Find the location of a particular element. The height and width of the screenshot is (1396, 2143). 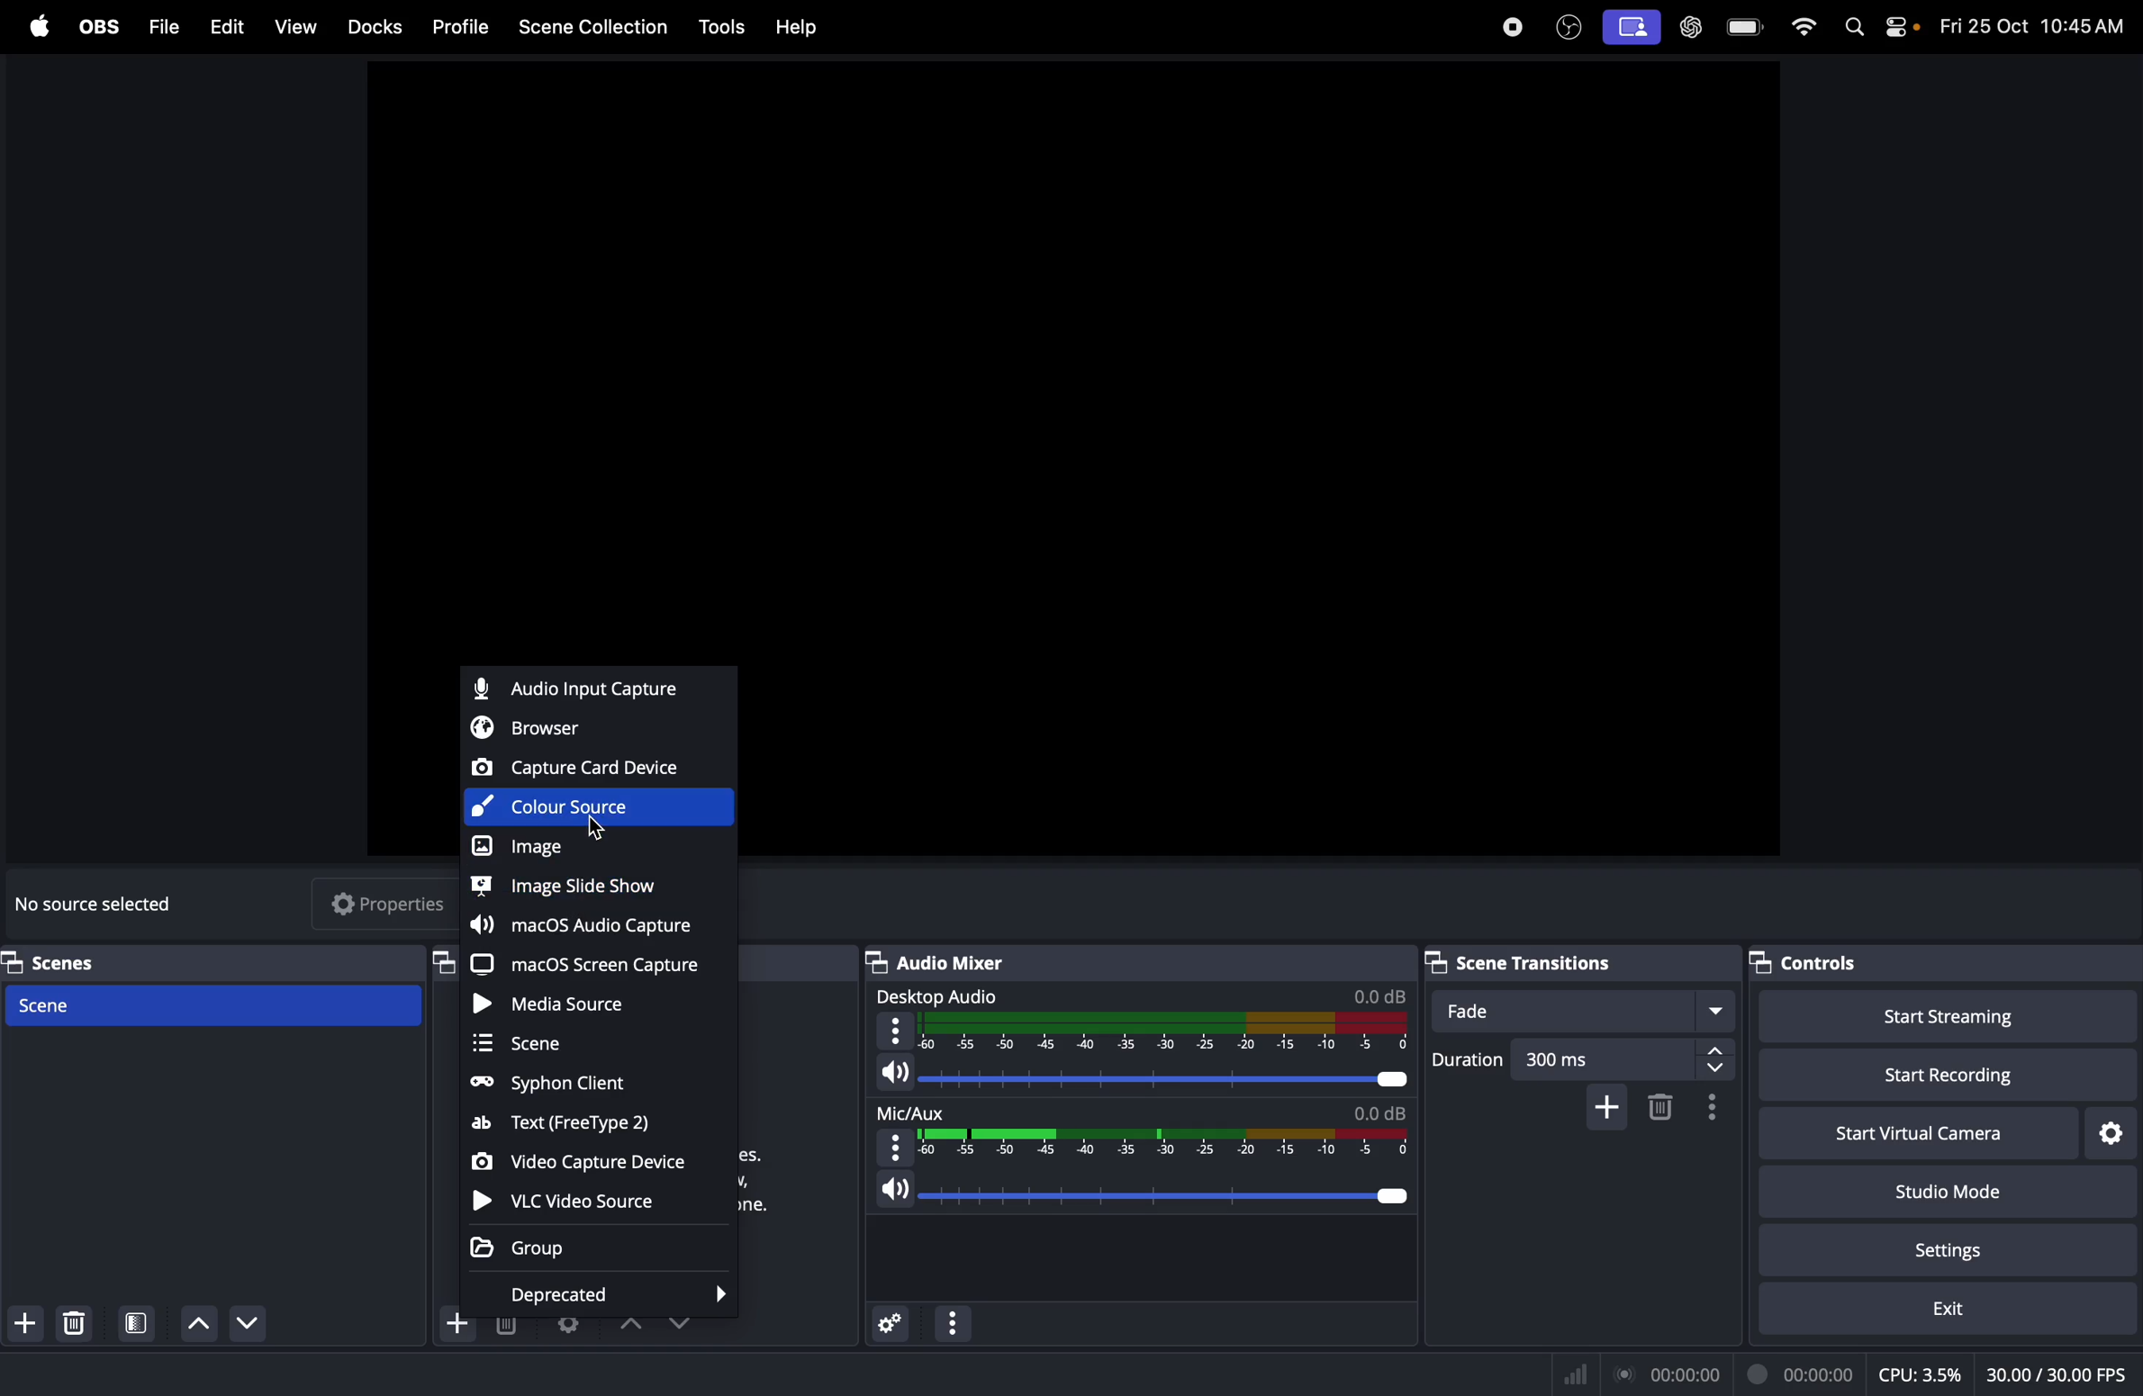

open scene filter is located at coordinates (140, 1322).